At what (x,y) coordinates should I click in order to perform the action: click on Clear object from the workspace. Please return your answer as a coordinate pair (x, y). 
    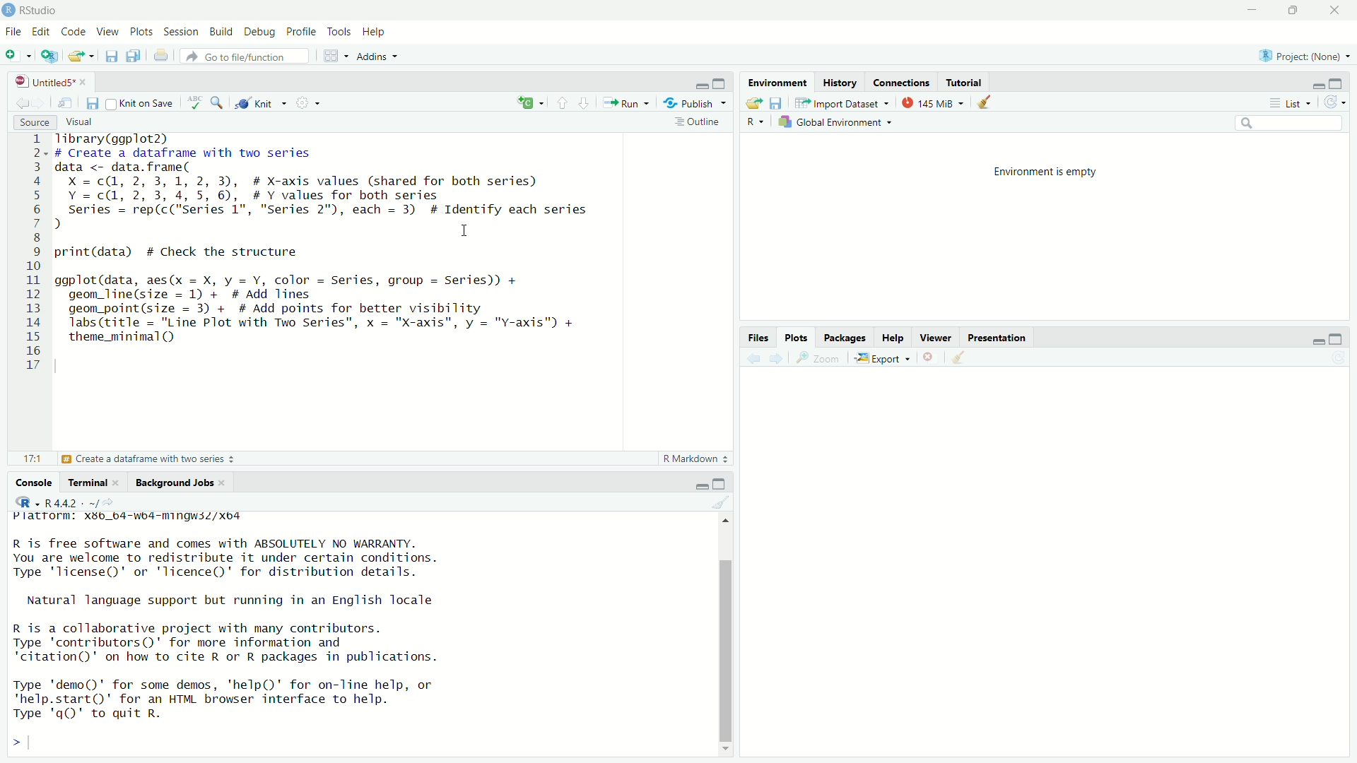
    Looking at the image, I should click on (987, 102).